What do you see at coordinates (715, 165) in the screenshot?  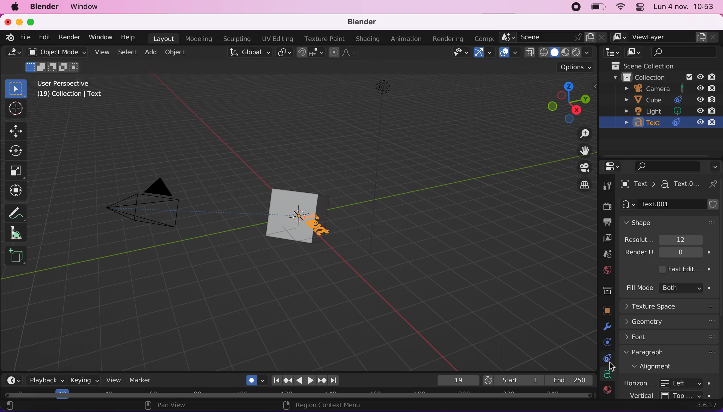 I see `options` at bounding box center [715, 165].